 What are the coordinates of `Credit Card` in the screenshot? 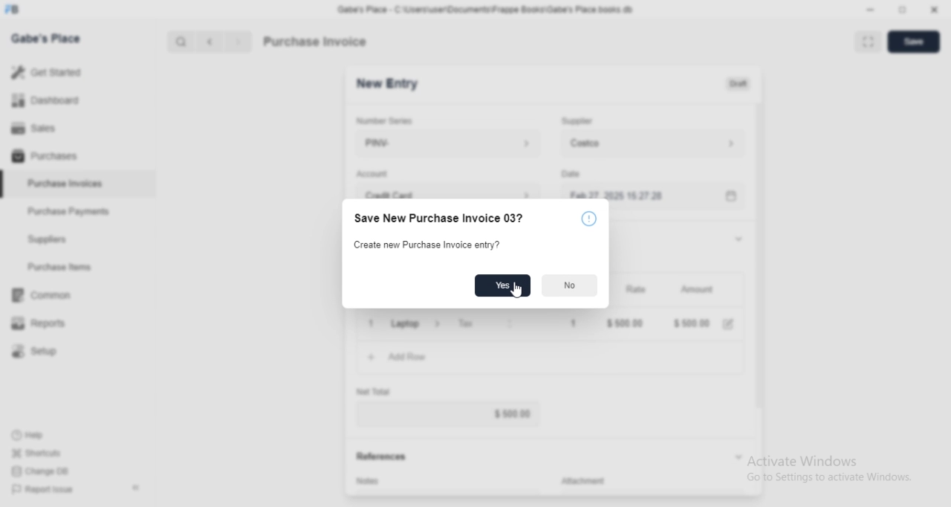 It's located at (448, 190).